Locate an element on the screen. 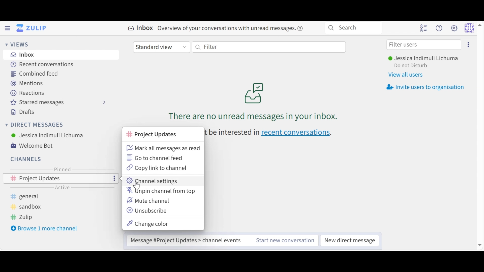 This screenshot has width=484, height=272. Search is located at coordinates (354, 28).